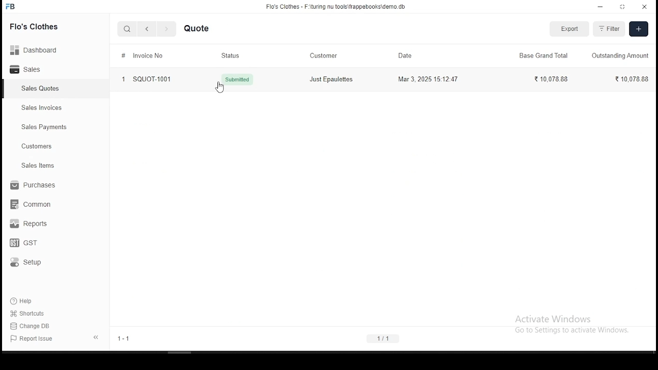 The width and height of the screenshot is (658, 370). What do you see at coordinates (127, 28) in the screenshot?
I see `search` at bounding box center [127, 28].